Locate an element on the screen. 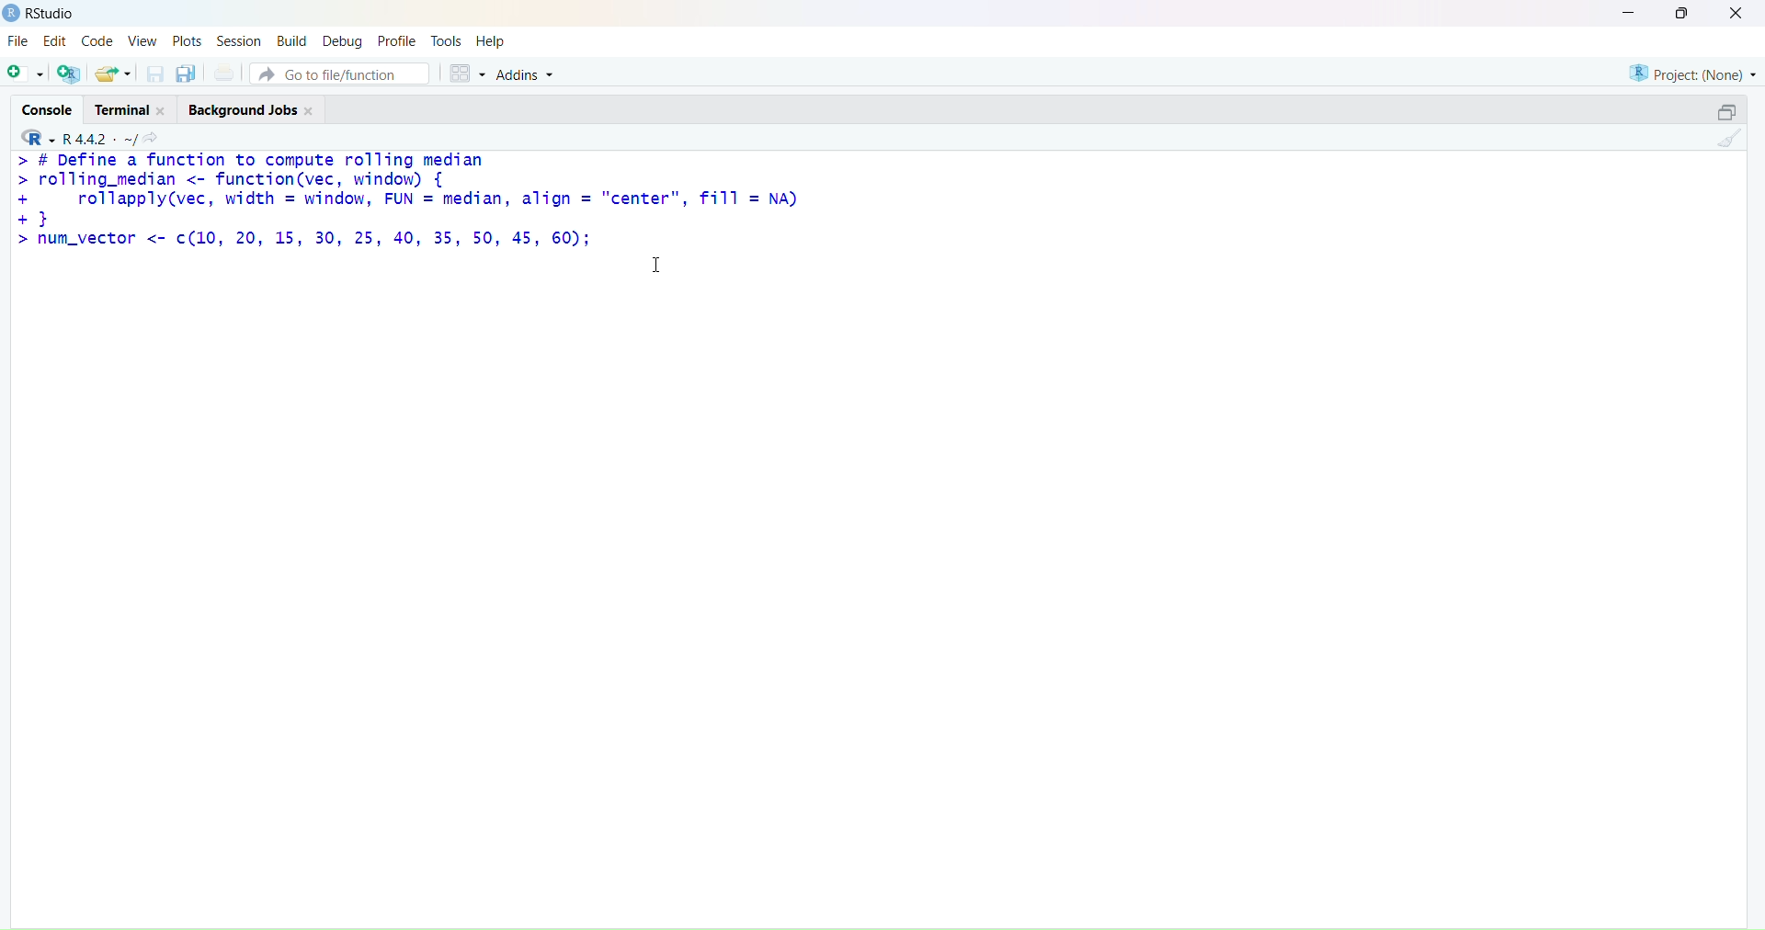  print is located at coordinates (224, 73).